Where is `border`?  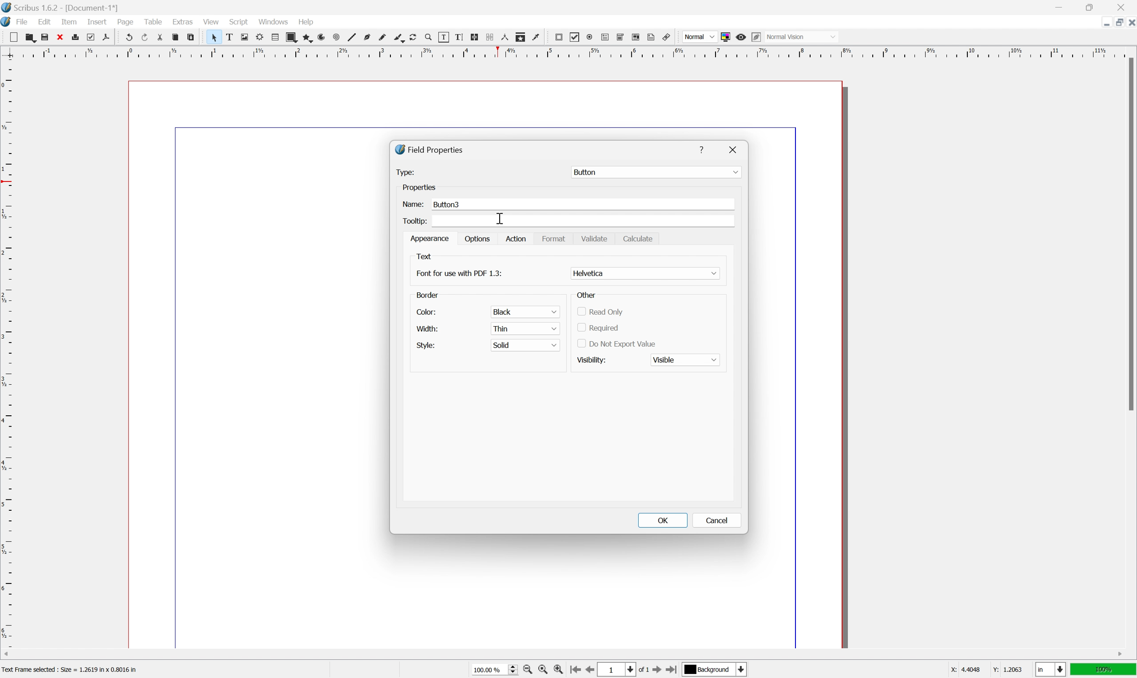 border is located at coordinates (428, 294).